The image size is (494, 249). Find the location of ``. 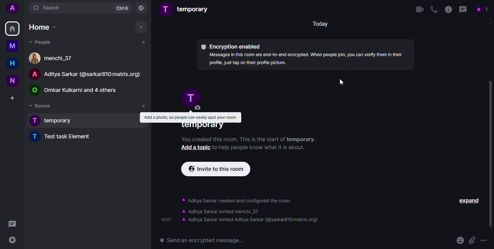

 is located at coordinates (12, 223).